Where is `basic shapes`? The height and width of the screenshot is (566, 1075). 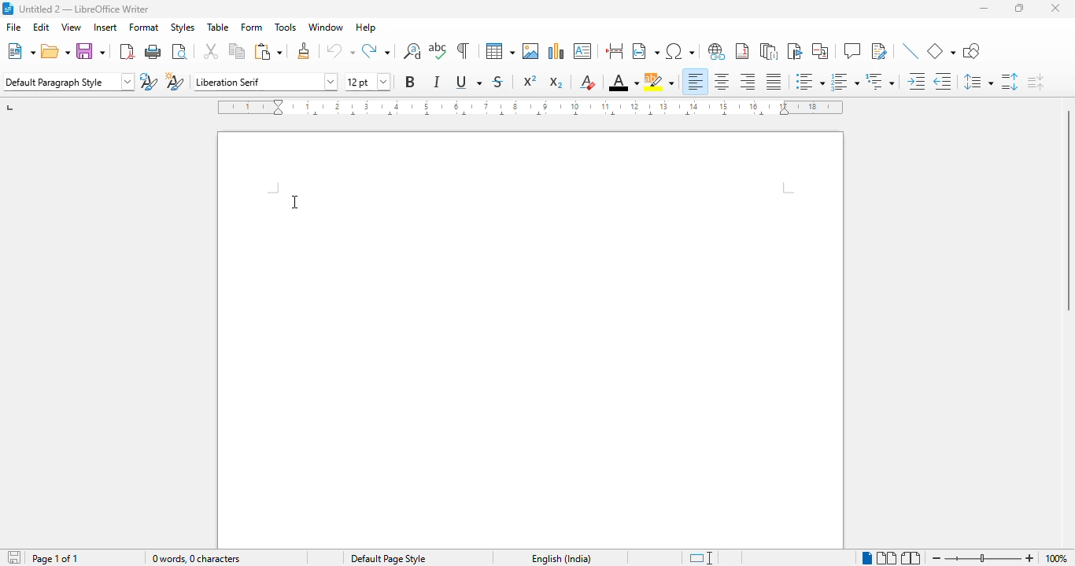
basic shapes is located at coordinates (942, 51).